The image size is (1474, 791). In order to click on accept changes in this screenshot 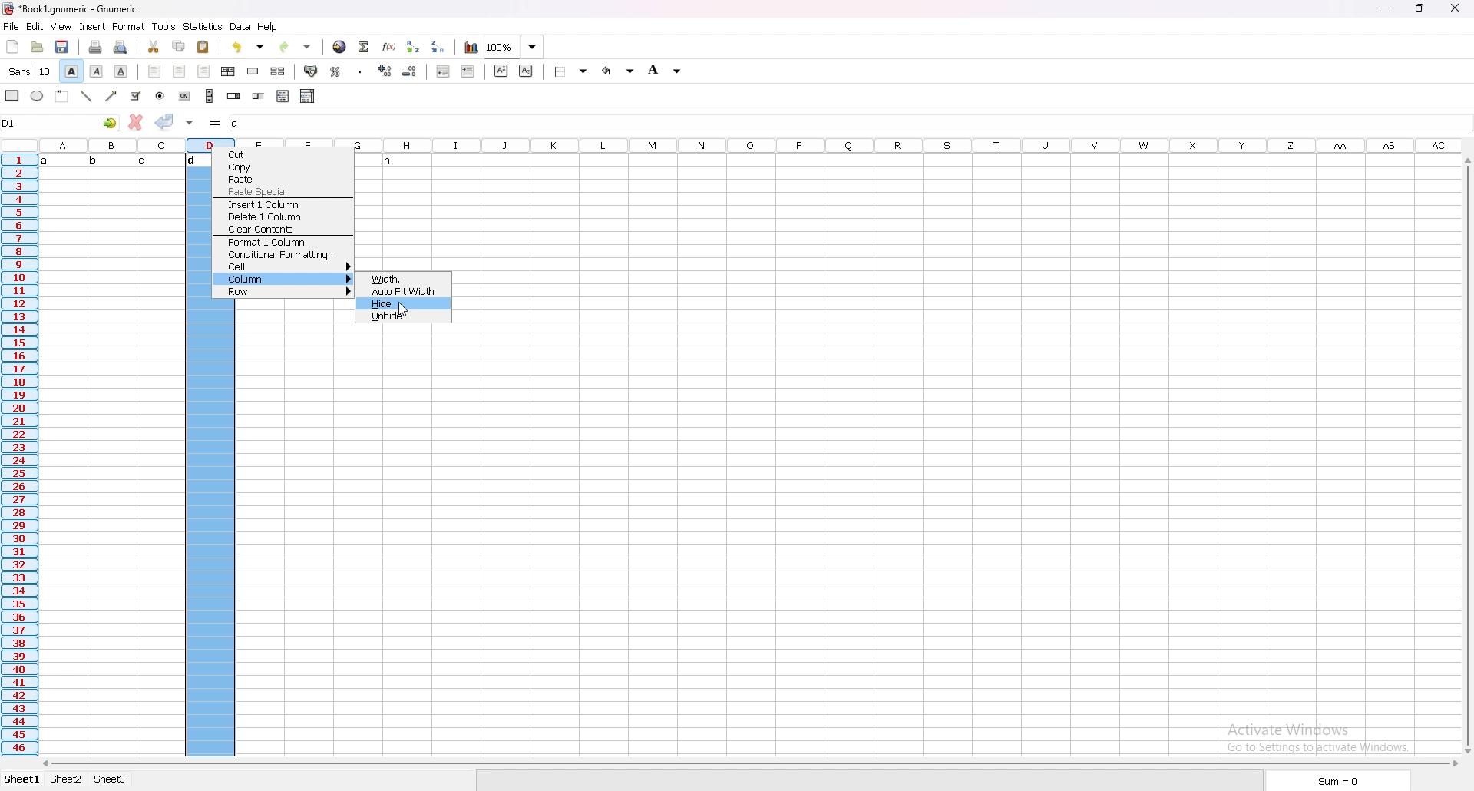, I will do `click(165, 121)`.